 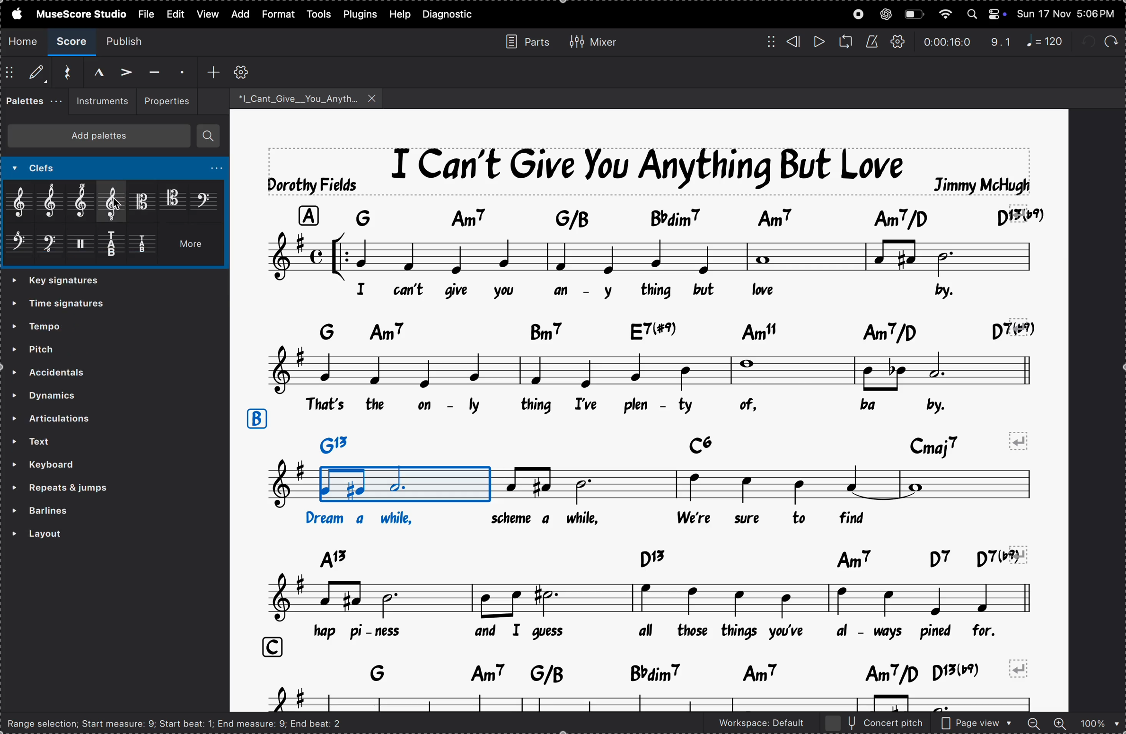 What do you see at coordinates (116, 204) in the screenshot?
I see `cursor` at bounding box center [116, 204].